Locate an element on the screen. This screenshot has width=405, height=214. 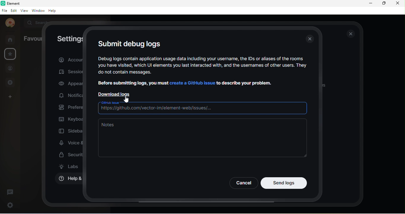
public room is located at coordinates (10, 82).